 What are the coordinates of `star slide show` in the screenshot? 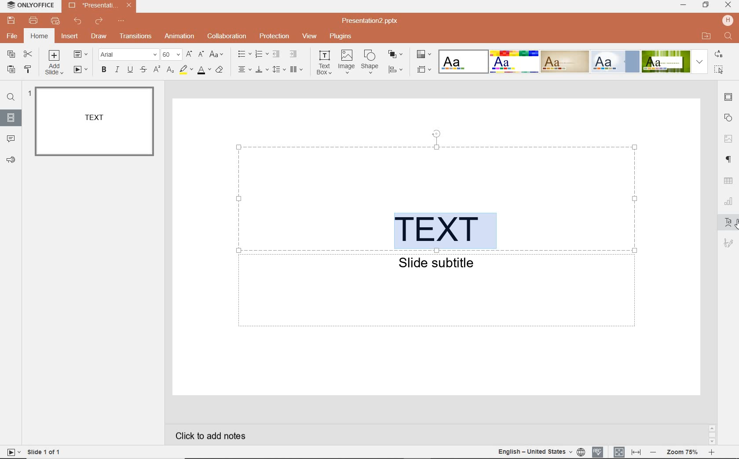 It's located at (12, 452).